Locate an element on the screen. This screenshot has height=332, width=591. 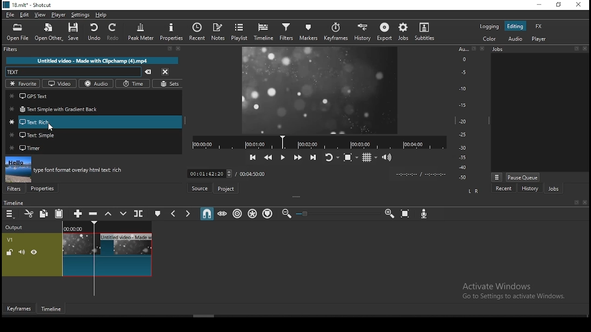
close window is located at coordinates (579, 5).